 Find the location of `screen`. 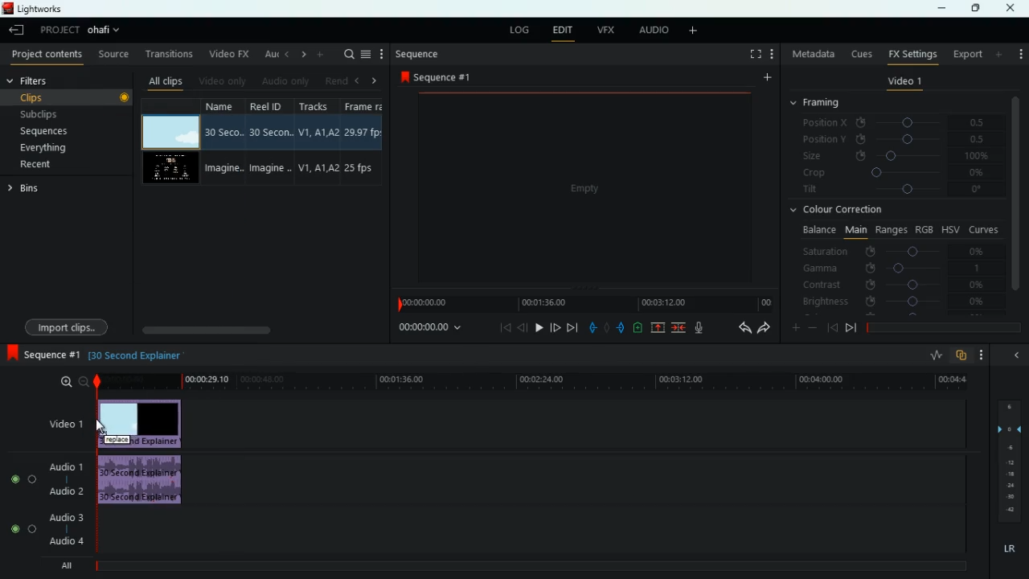

screen is located at coordinates (752, 54).